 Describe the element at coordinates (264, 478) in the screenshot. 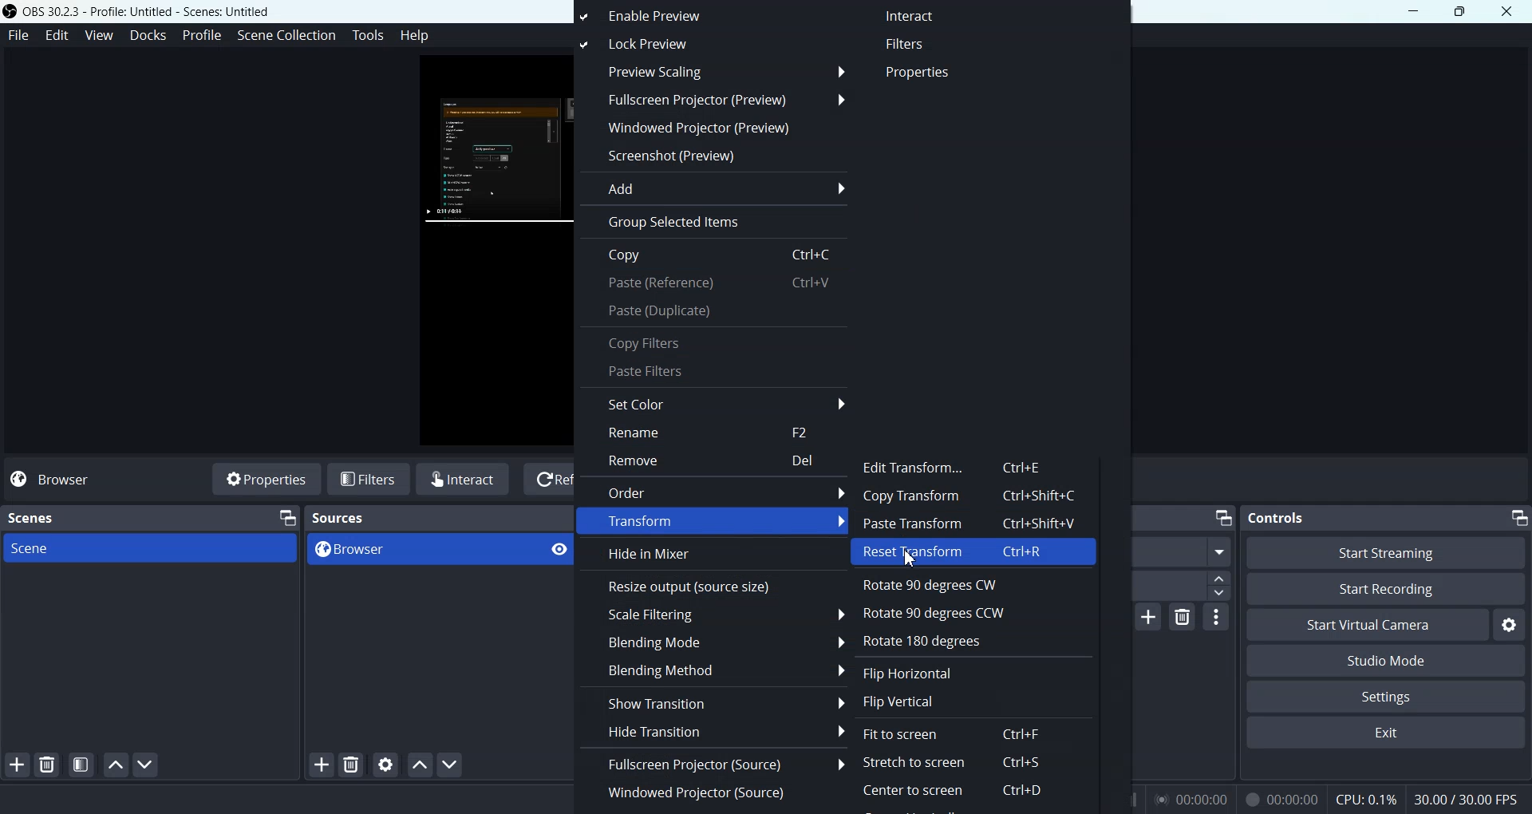

I see `Properties` at that location.